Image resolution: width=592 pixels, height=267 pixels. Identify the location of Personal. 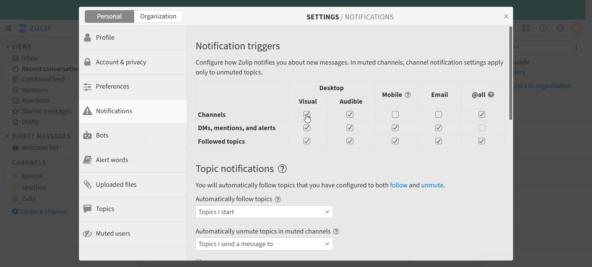
(108, 16).